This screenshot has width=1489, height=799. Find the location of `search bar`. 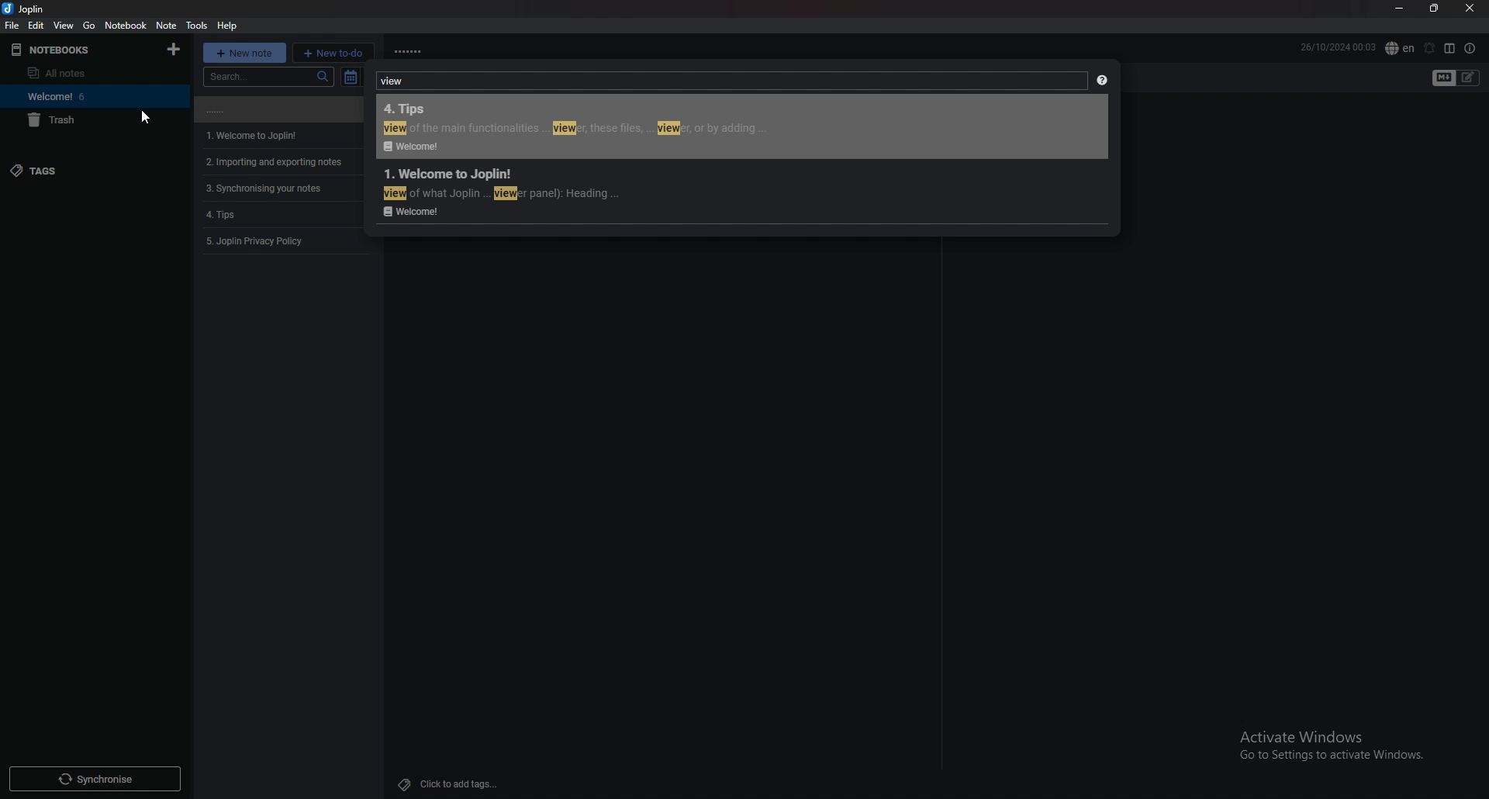

search bar is located at coordinates (272, 76).